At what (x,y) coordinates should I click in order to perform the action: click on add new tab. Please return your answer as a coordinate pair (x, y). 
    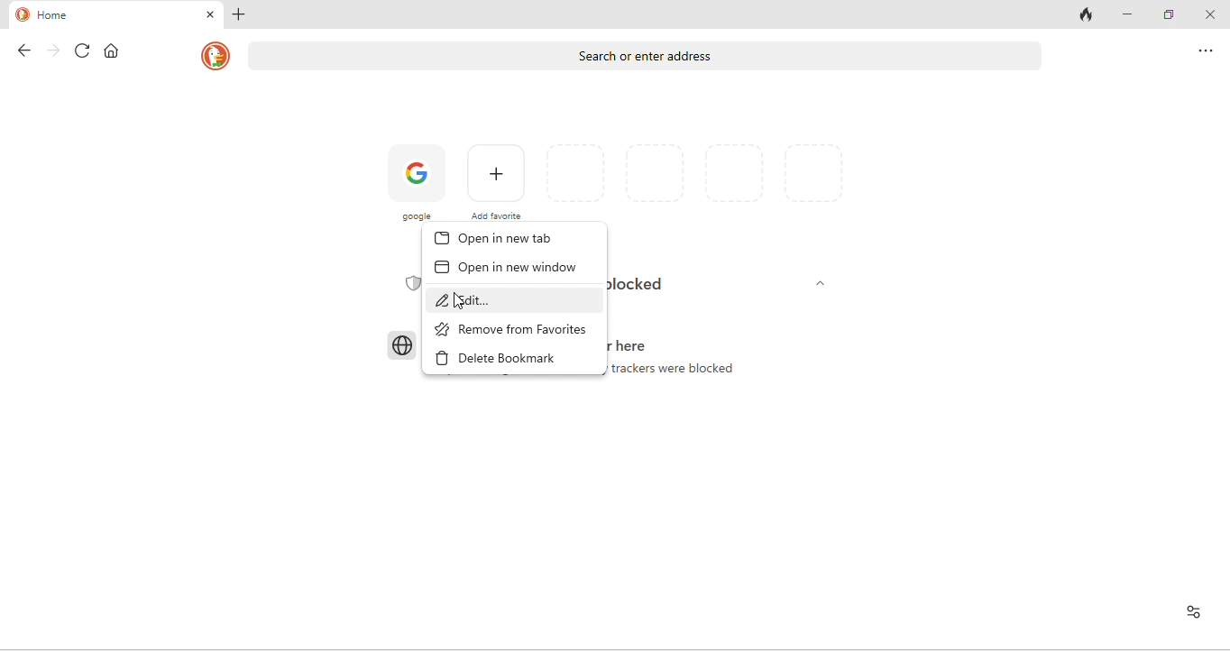
    Looking at the image, I should click on (242, 15).